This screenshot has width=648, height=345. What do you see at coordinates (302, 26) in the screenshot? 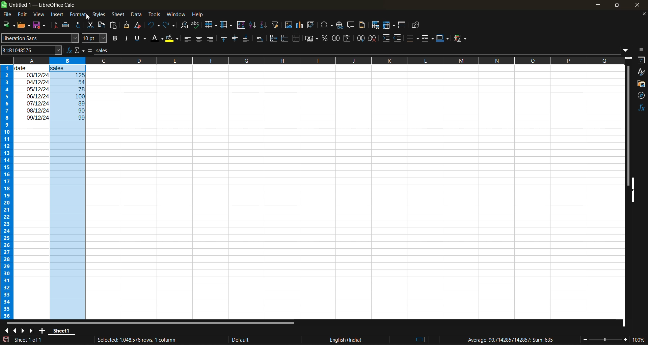
I see `insert chart` at bounding box center [302, 26].